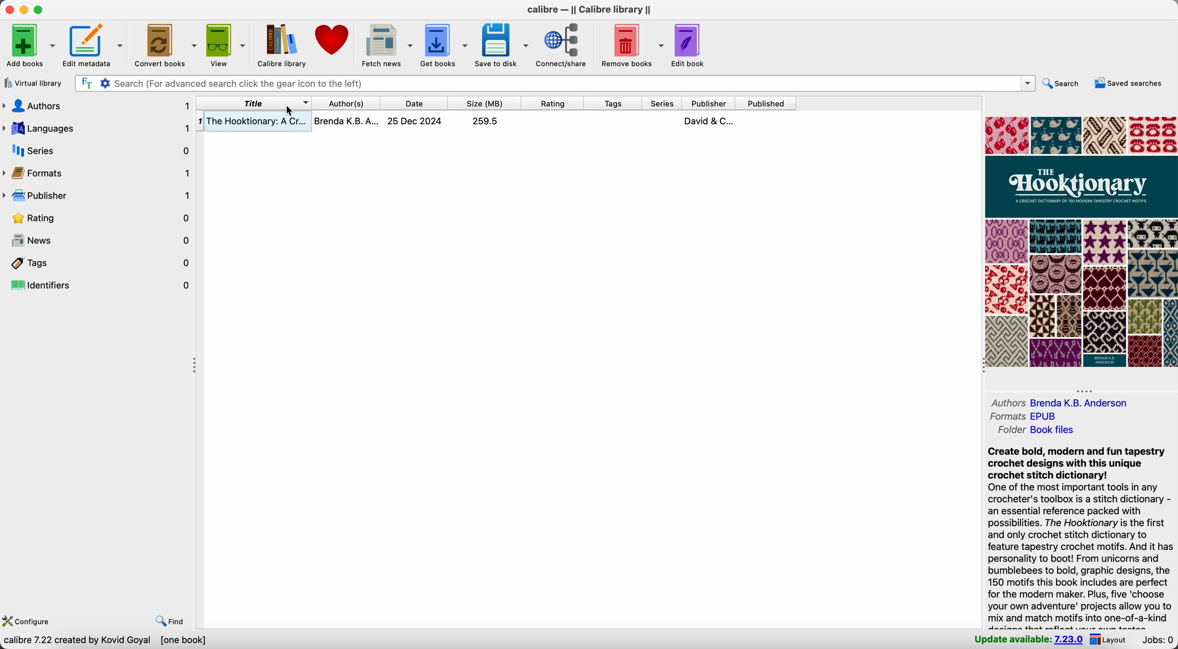 This screenshot has height=649, width=1178. Describe the element at coordinates (27, 621) in the screenshot. I see `configure` at that location.